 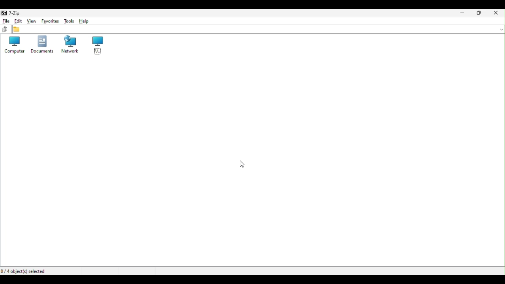 What do you see at coordinates (258, 29) in the screenshot?
I see `File address bar` at bounding box center [258, 29].